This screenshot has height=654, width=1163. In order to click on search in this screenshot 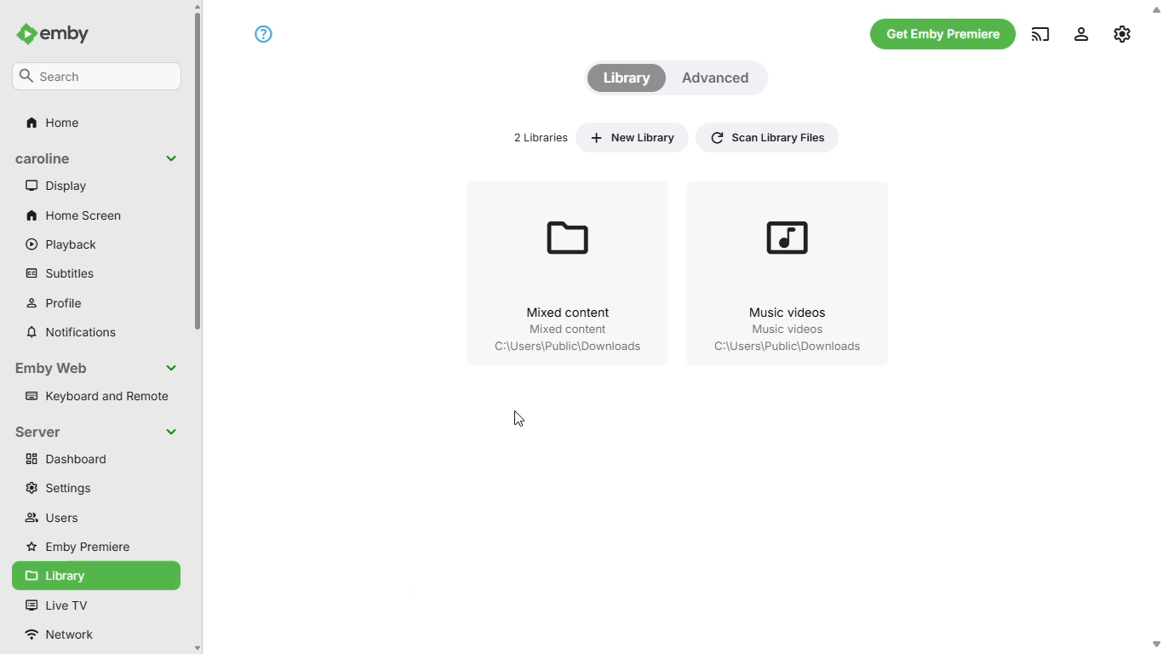, I will do `click(97, 76)`.